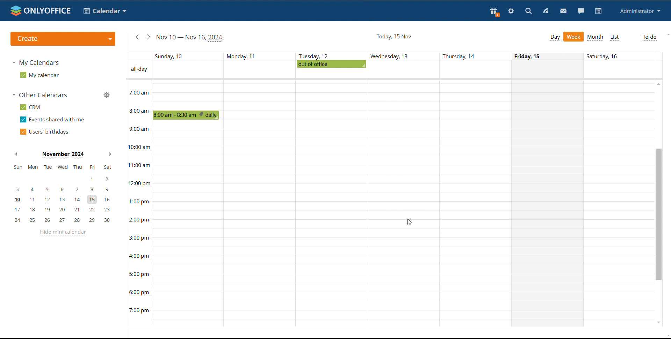 Image resolution: width=671 pixels, height=339 pixels. I want to click on , so click(459, 56).